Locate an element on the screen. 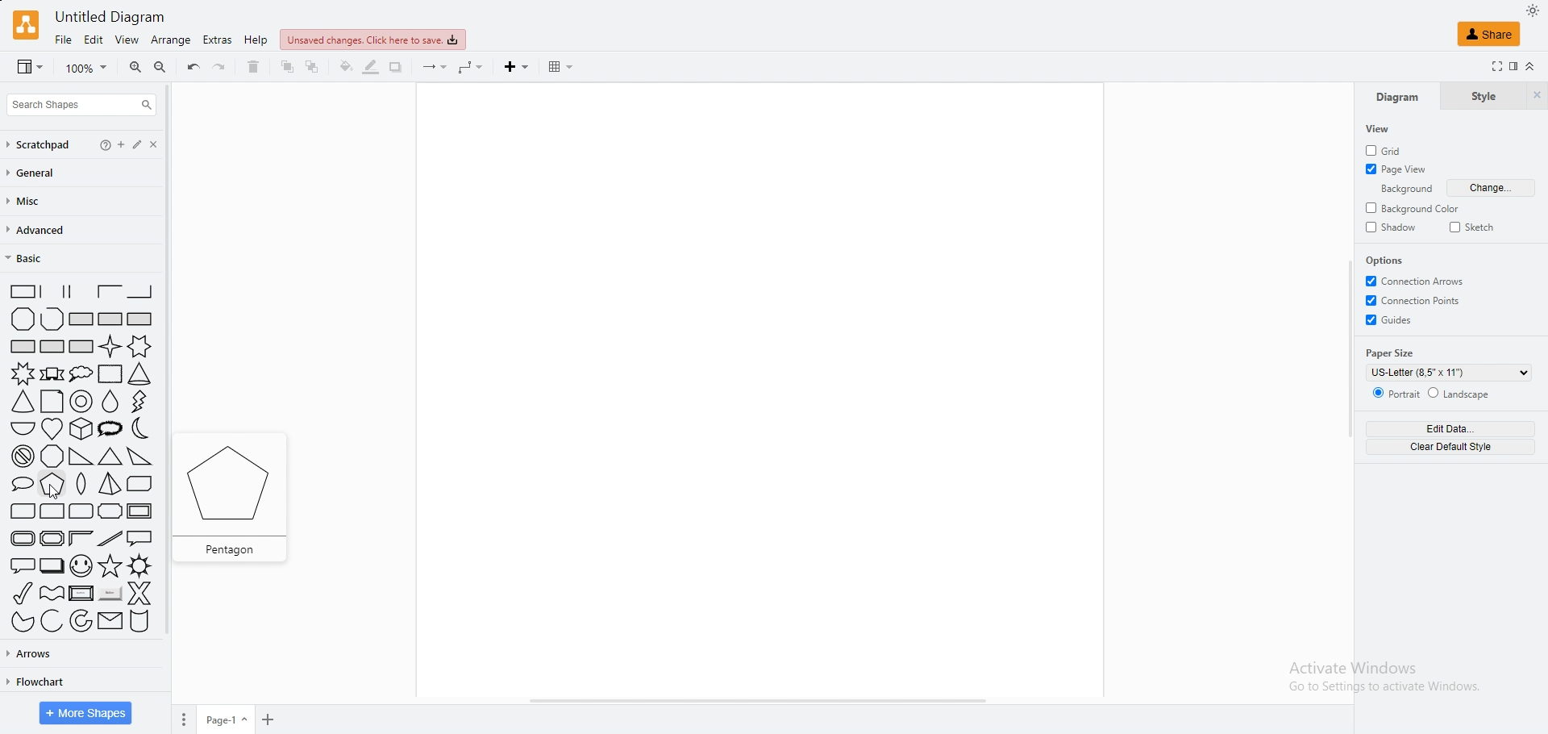  right triangle is located at coordinates (79, 457).